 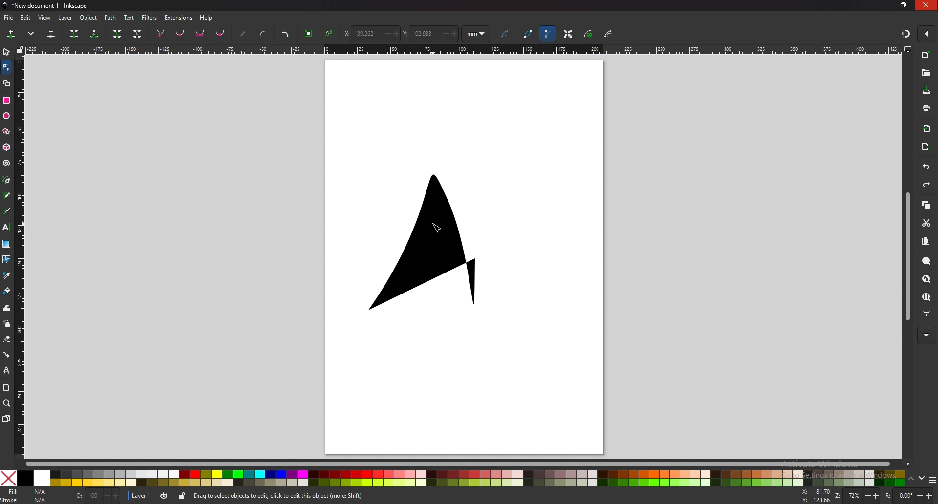 What do you see at coordinates (462, 49) in the screenshot?
I see `horizontal scale` at bounding box center [462, 49].